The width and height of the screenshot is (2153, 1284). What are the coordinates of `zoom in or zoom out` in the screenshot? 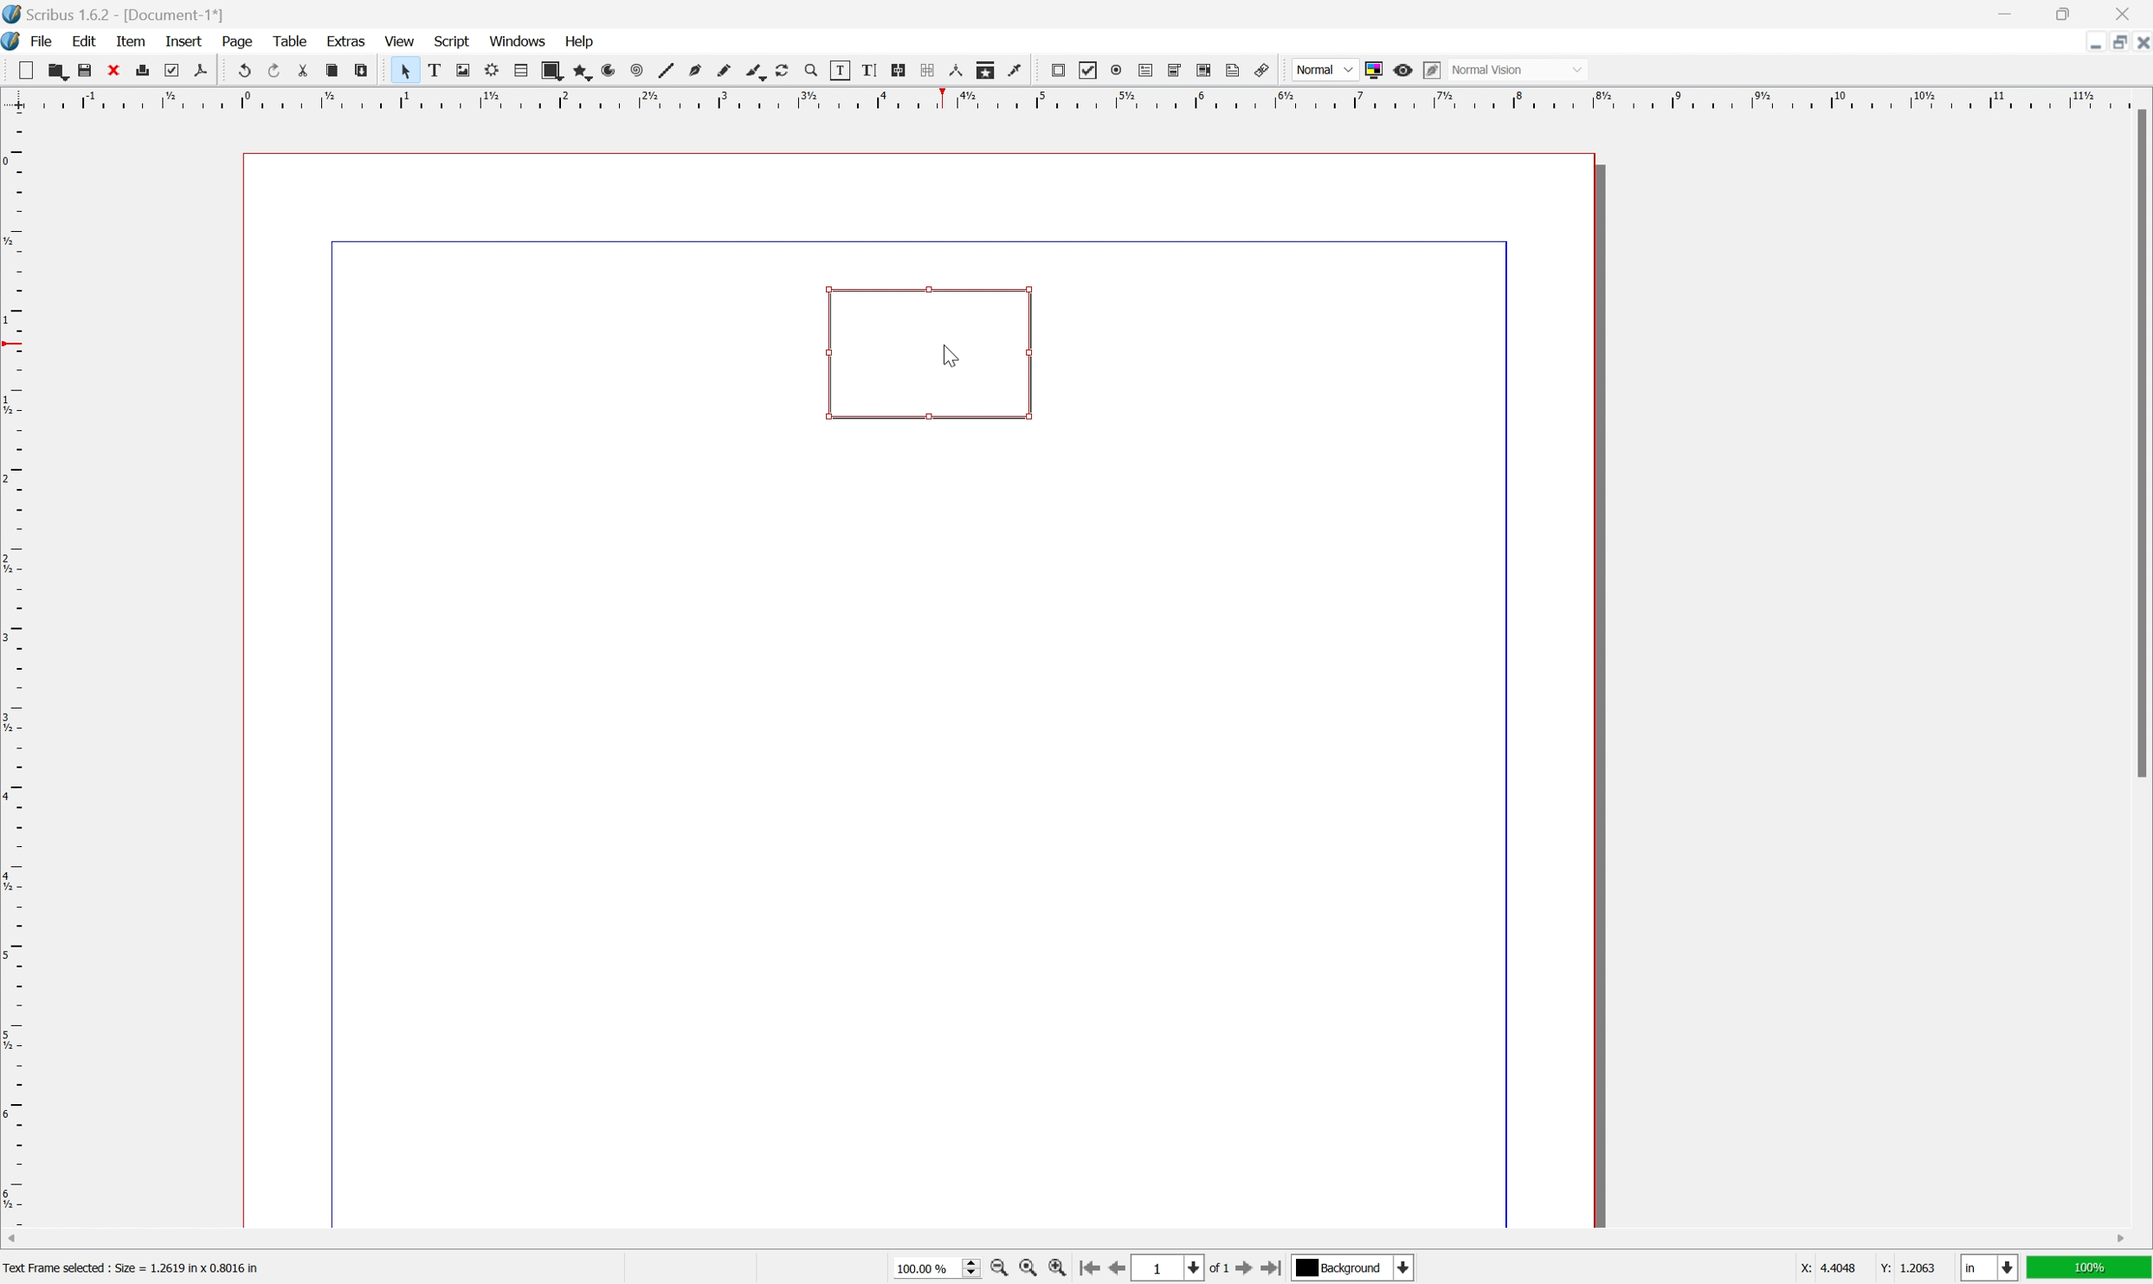 It's located at (813, 71).